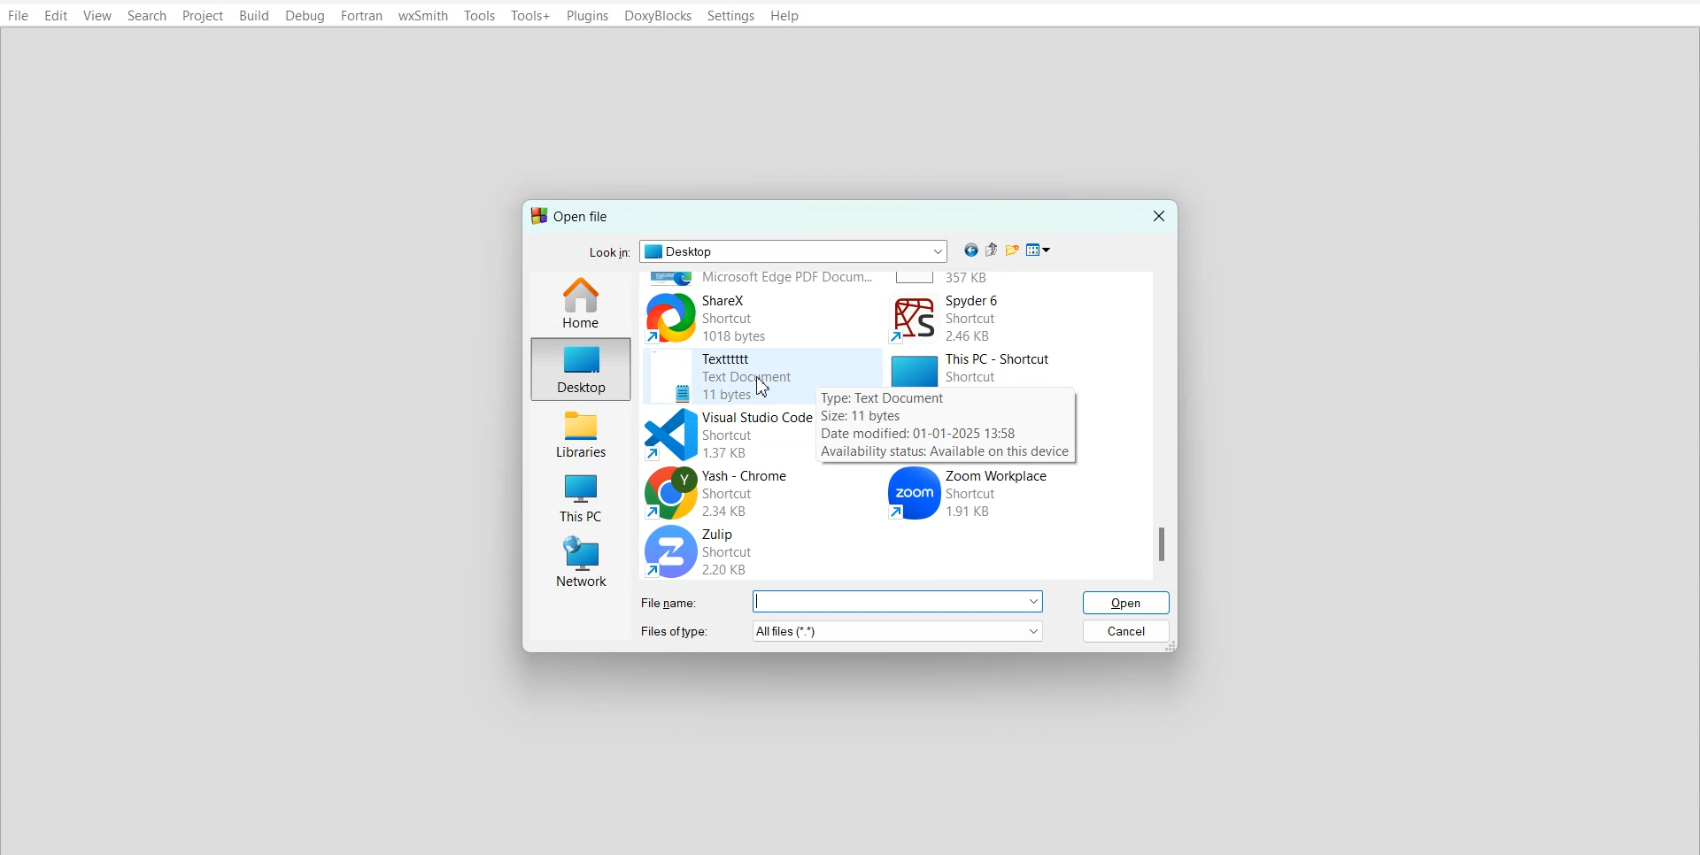 The height and width of the screenshot is (855, 1700). Describe the element at coordinates (1001, 493) in the screenshot. I see `Zoom` at that location.